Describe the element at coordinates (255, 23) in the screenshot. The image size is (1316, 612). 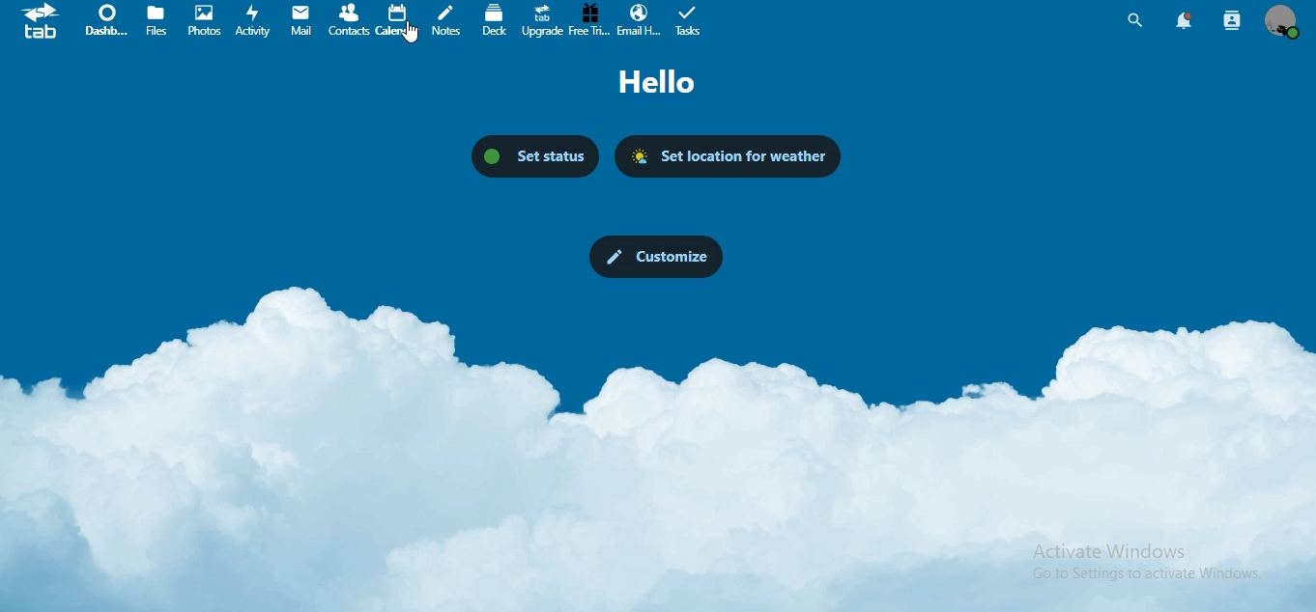
I see `activity` at that location.